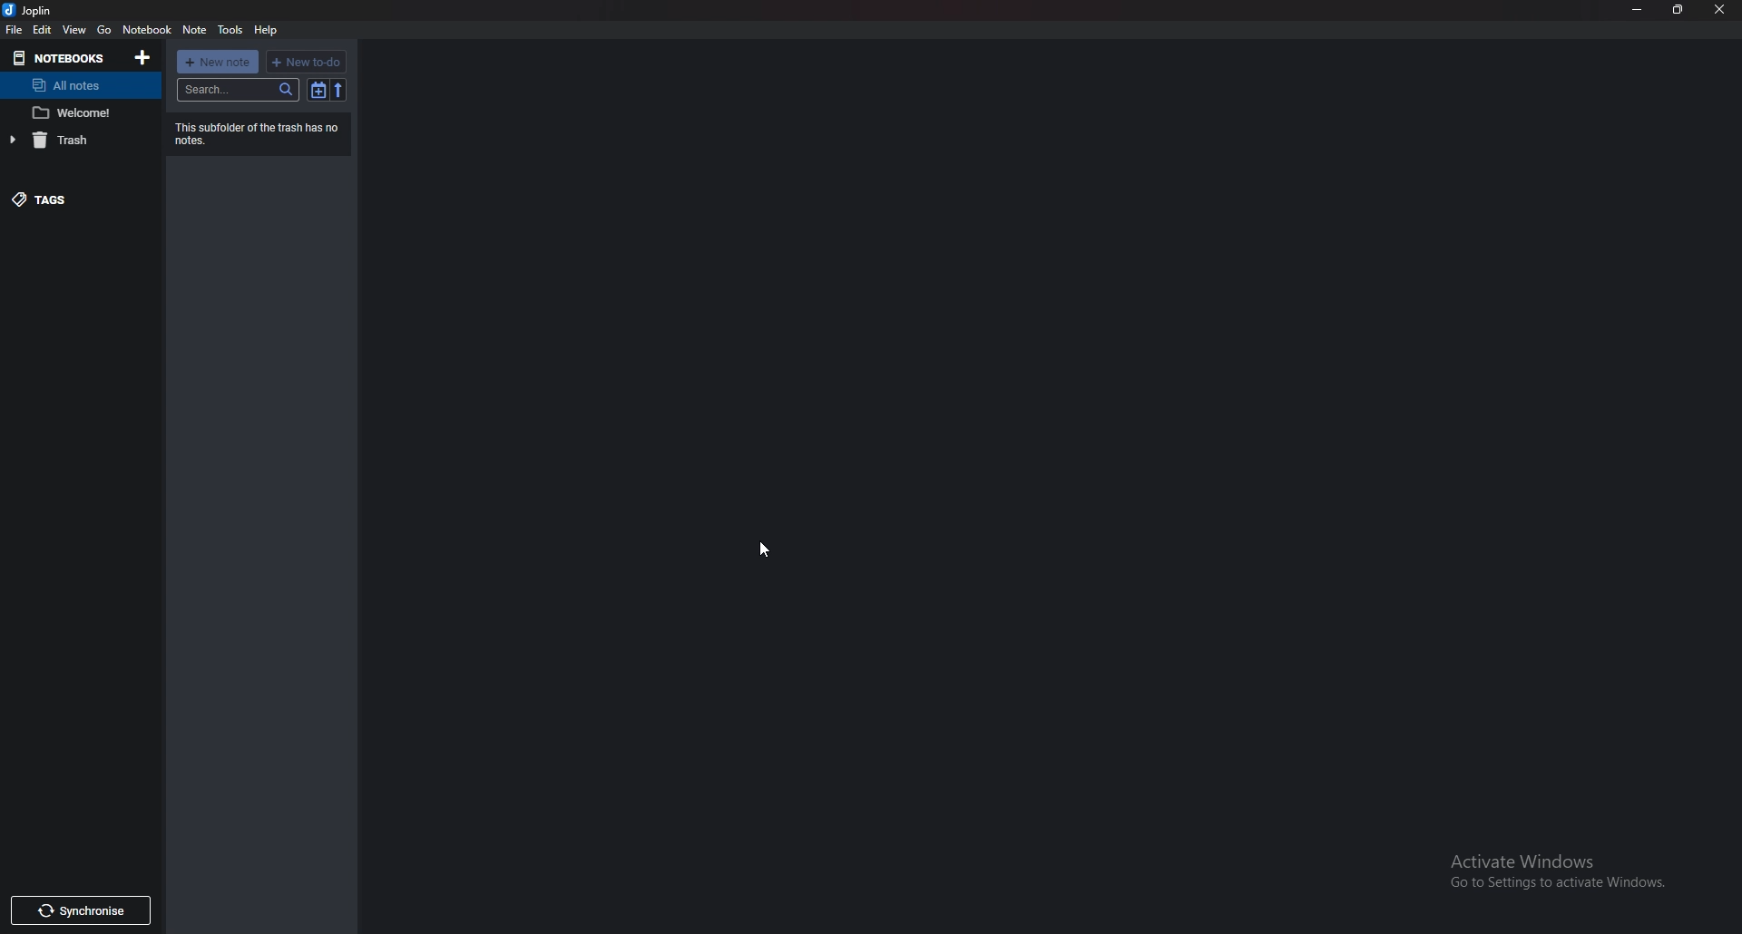 The height and width of the screenshot is (934, 1742). I want to click on reverse sort order, so click(339, 91).